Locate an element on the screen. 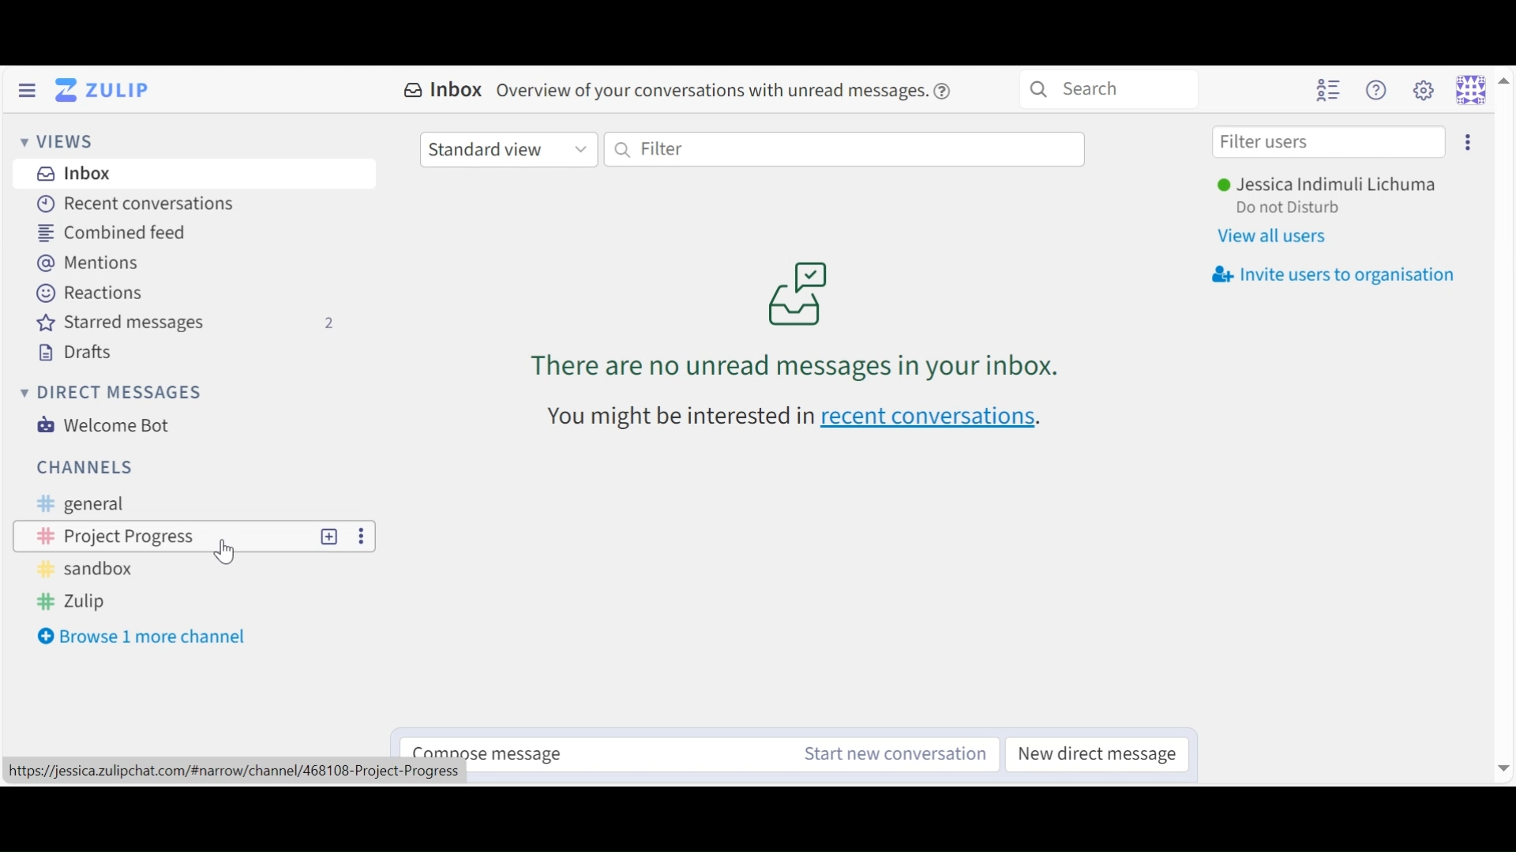 The image size is (1516, 852). Go to Home View (Inbox) is located at coordinates (110, 90).